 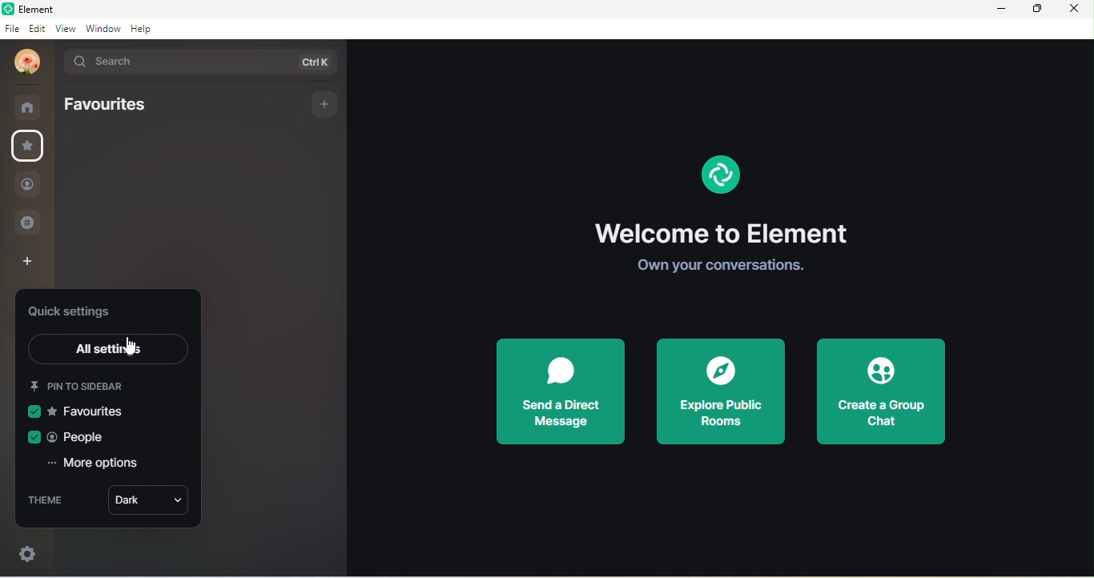 I want to click on public room, so click(x=29, y=224).